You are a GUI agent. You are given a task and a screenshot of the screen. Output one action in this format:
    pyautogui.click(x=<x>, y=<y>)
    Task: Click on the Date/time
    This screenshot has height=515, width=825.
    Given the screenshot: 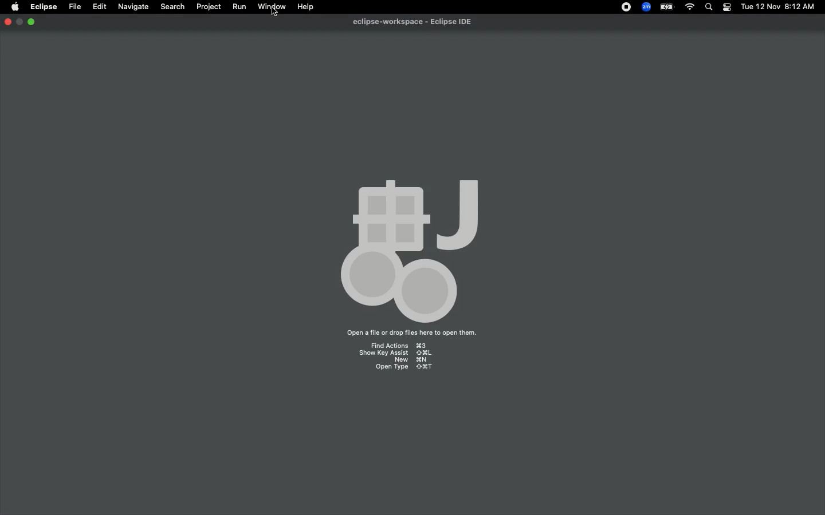 What is the action you would take?
    pyautogui.click(x=777, y=6)
    